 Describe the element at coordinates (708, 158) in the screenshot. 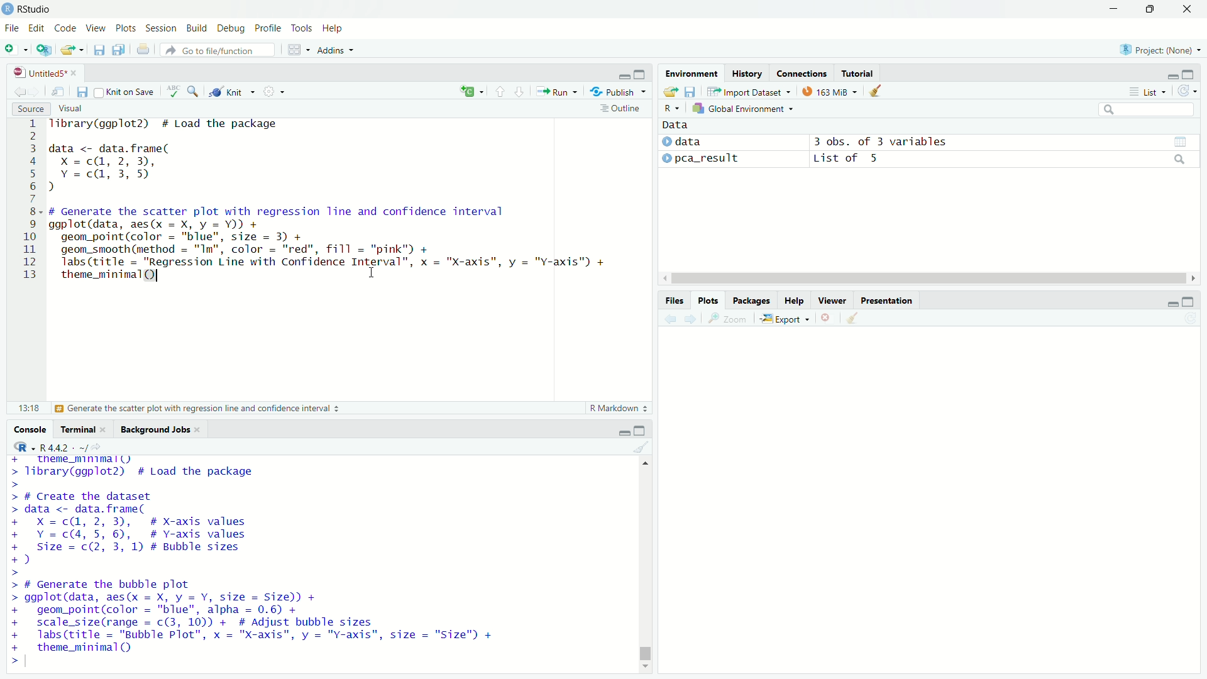

I see `pca_result` at that location.